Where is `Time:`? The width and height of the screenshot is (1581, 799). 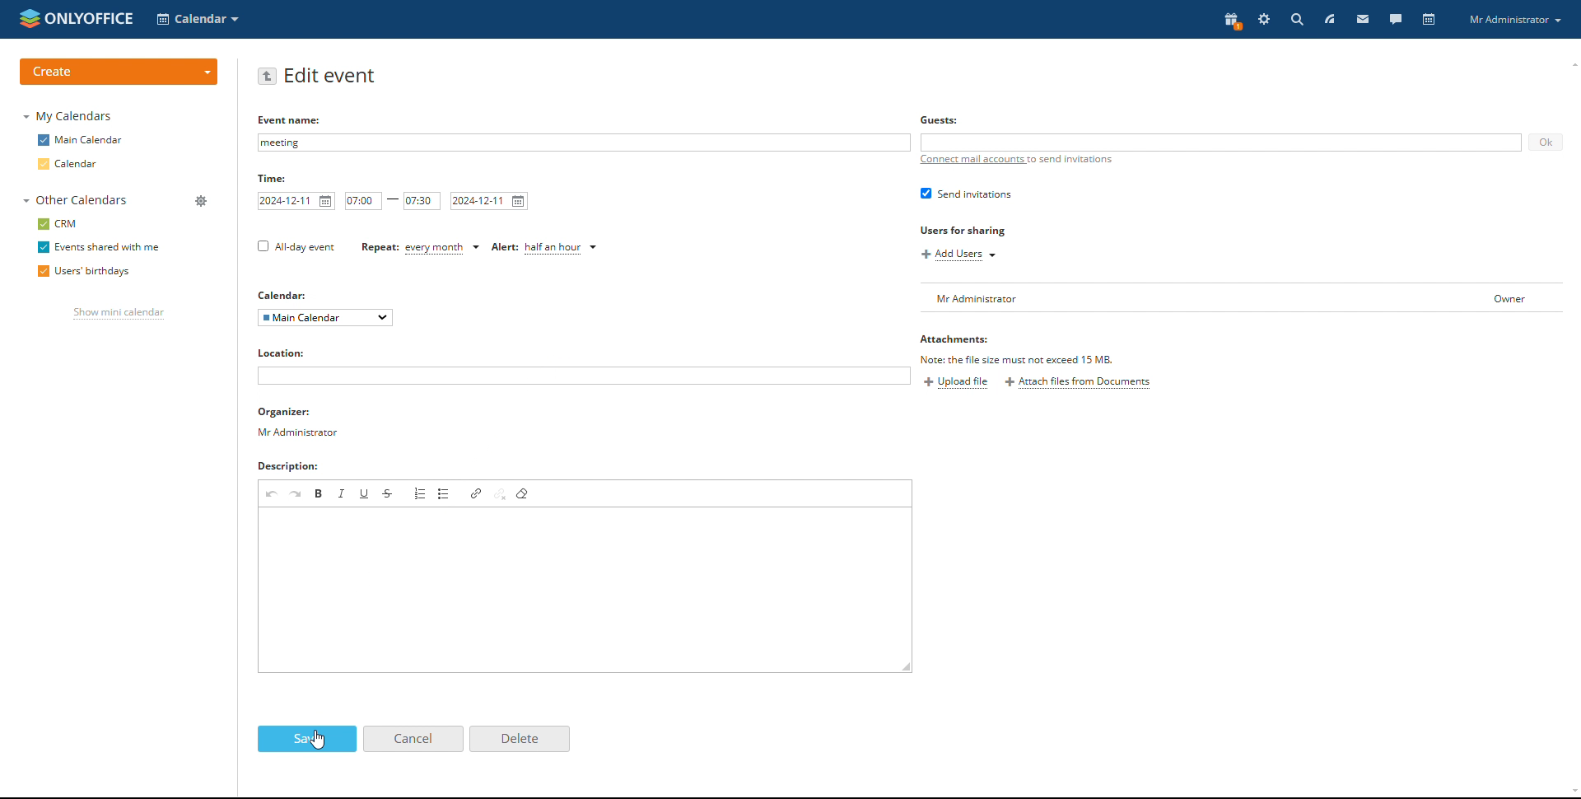 Time: is located at coordinates (275, 177).